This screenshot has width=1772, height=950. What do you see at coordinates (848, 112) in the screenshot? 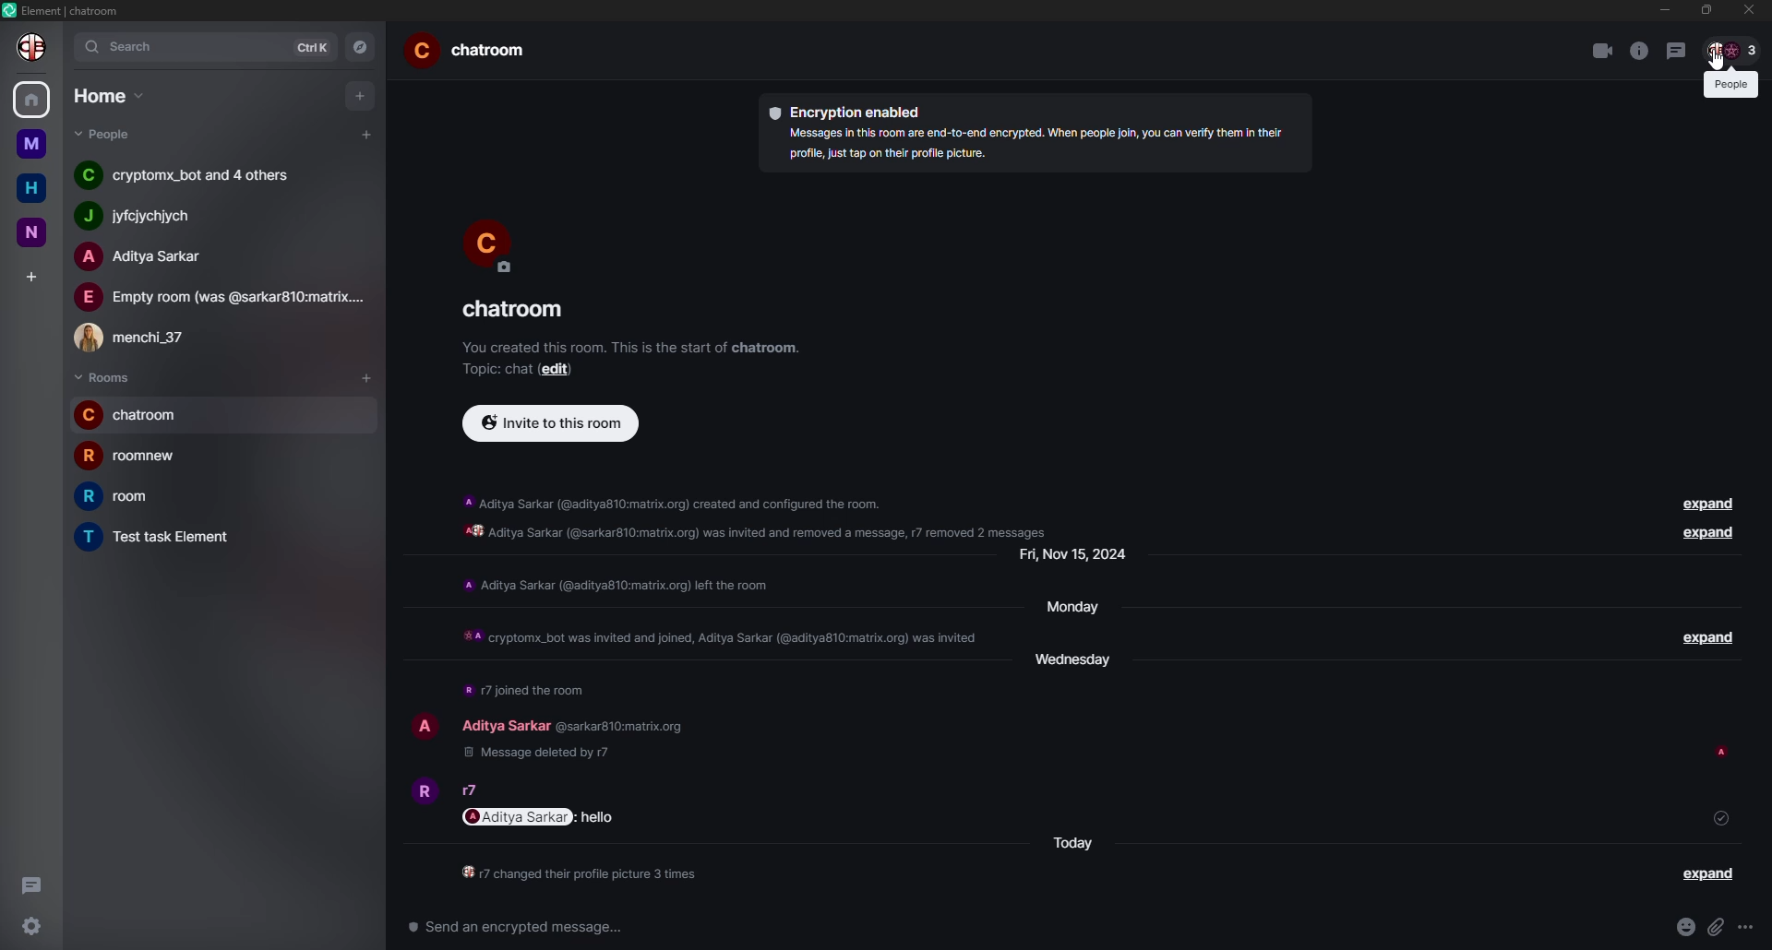
I see `encryption enabled` at bounding box center [848, 112].